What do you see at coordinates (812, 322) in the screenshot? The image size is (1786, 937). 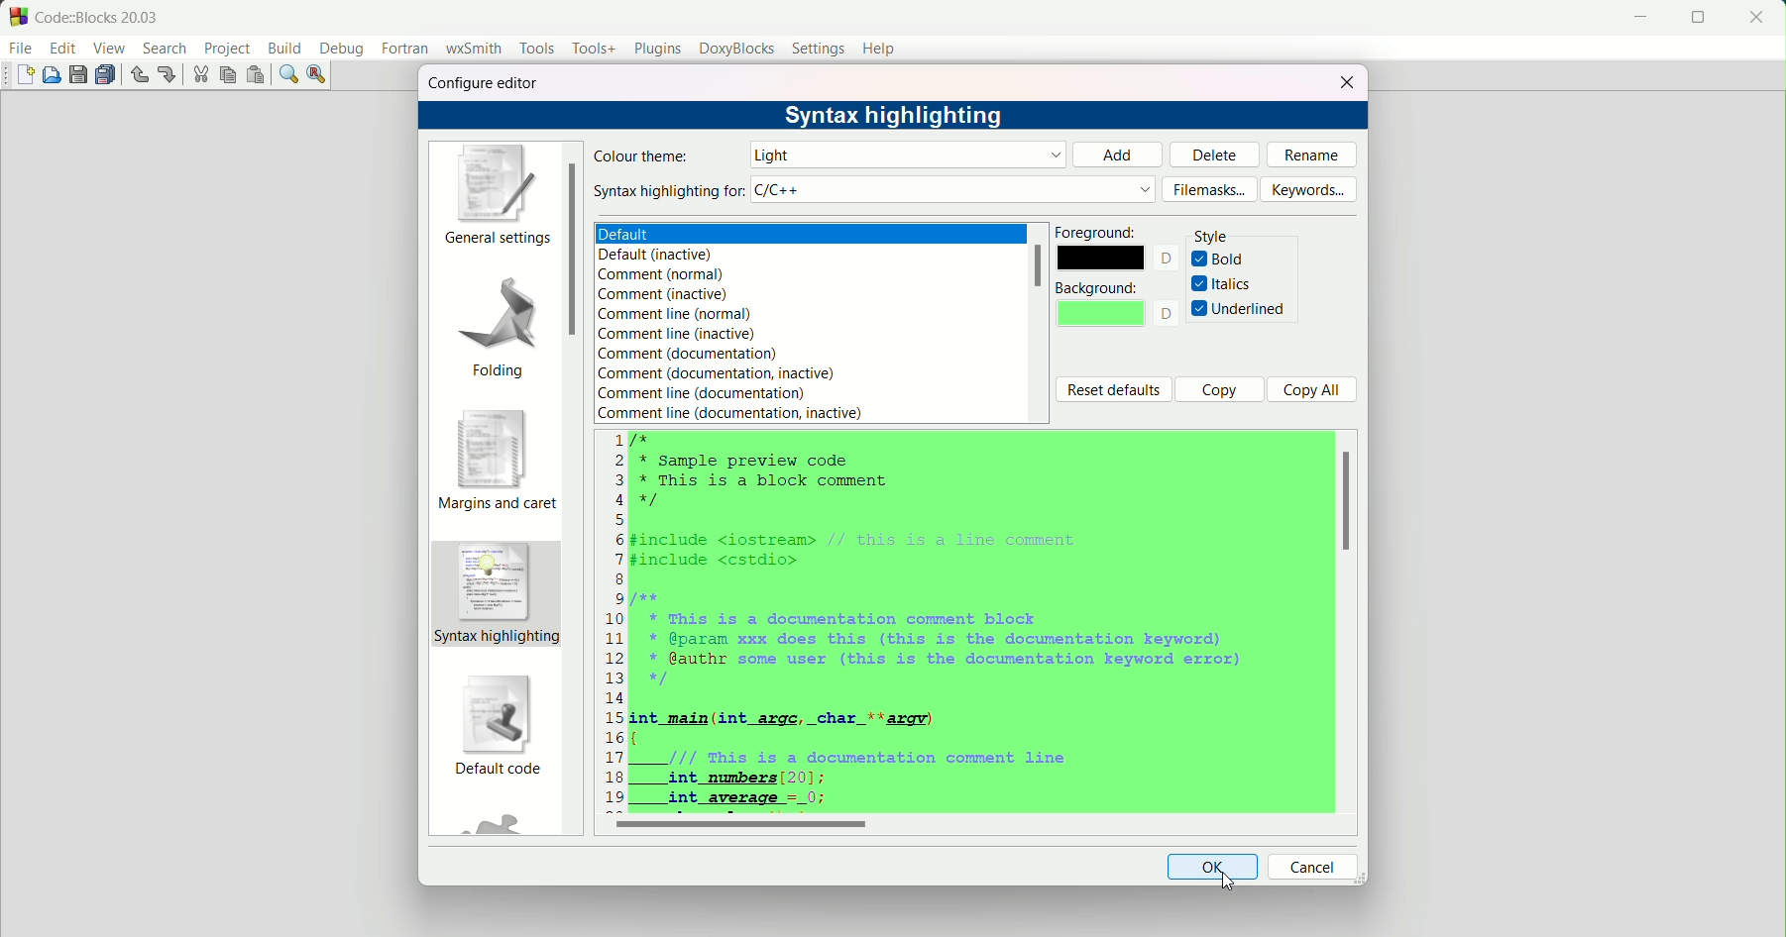 I see `text` at bounding box center [812, 322].